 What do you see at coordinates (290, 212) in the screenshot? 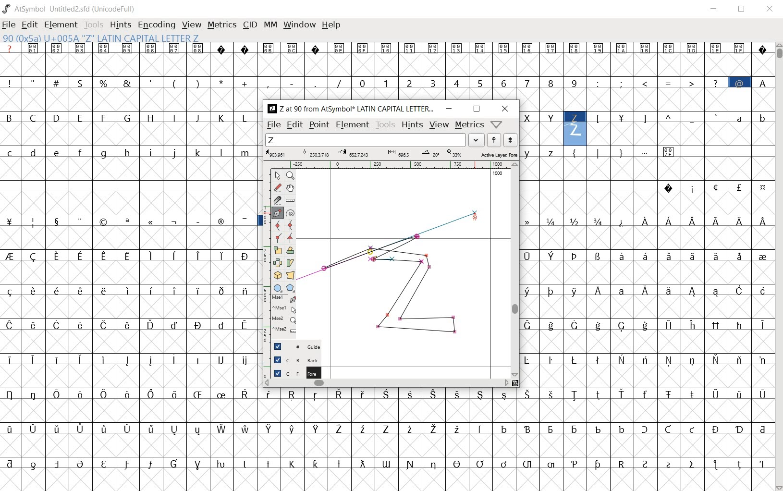
I see `change whether spiro is active or not` at bounding box center [290, 212].